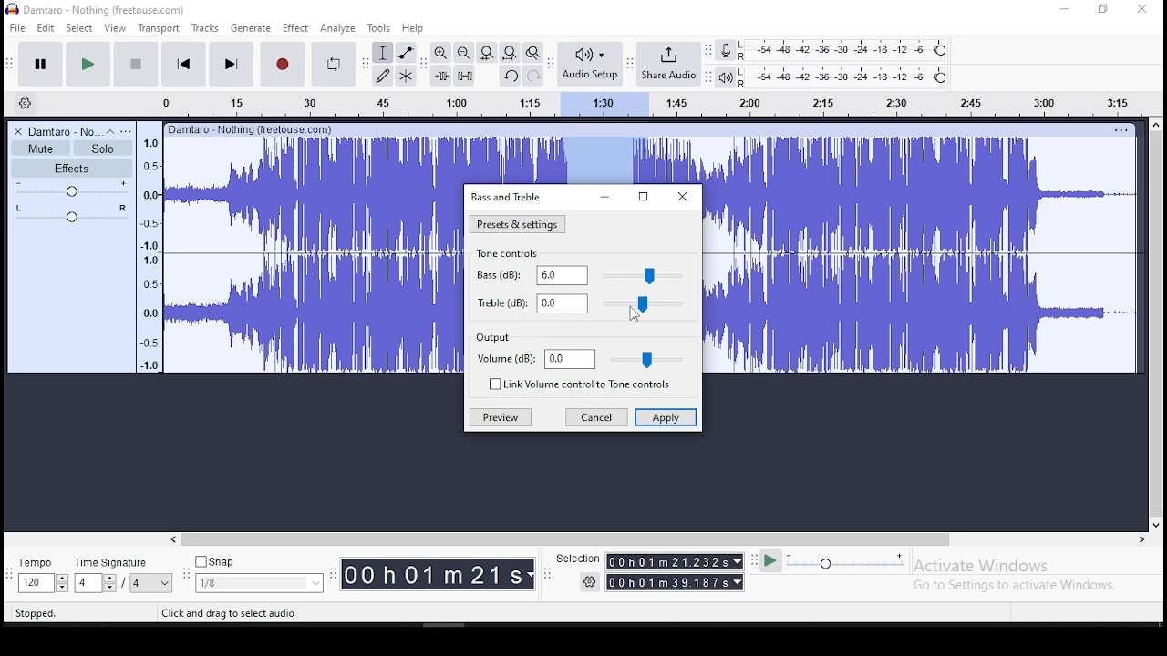 The image size is (1167, 656). I want to click on skip to start, so click(184, 63).